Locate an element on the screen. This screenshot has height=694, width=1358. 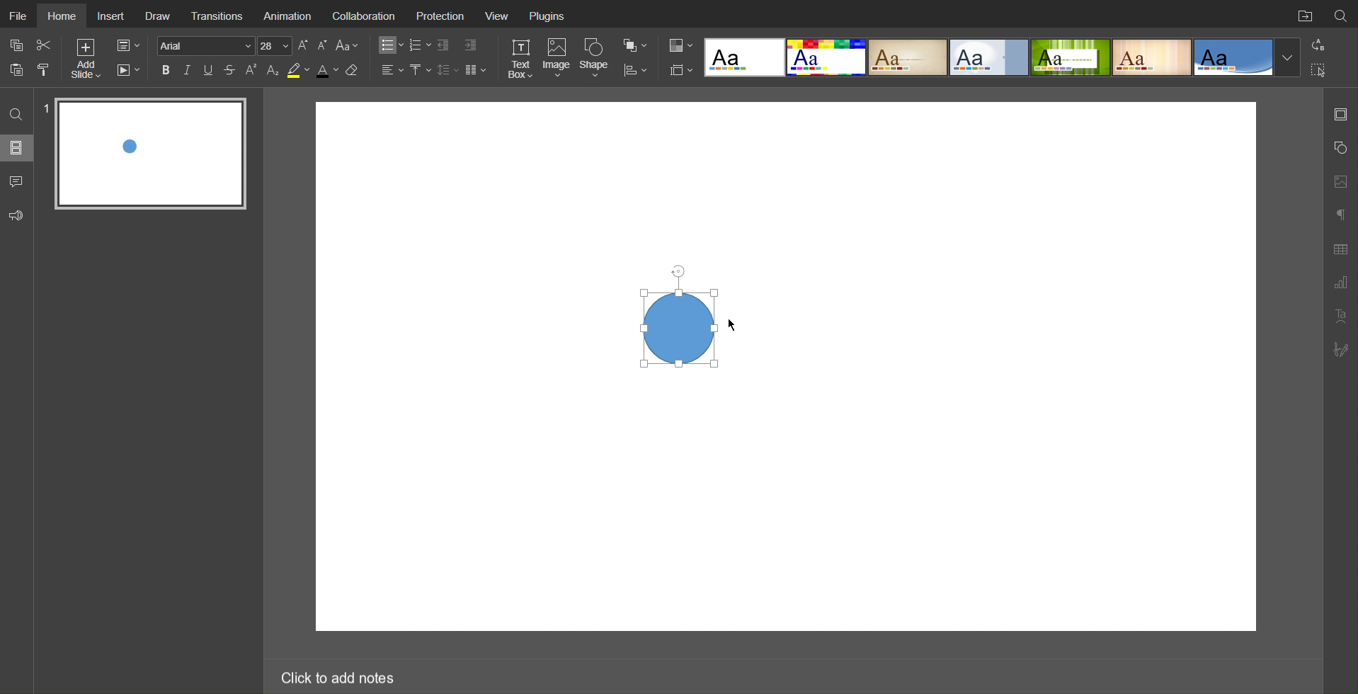
Erase is located at coordinates (355, 71).